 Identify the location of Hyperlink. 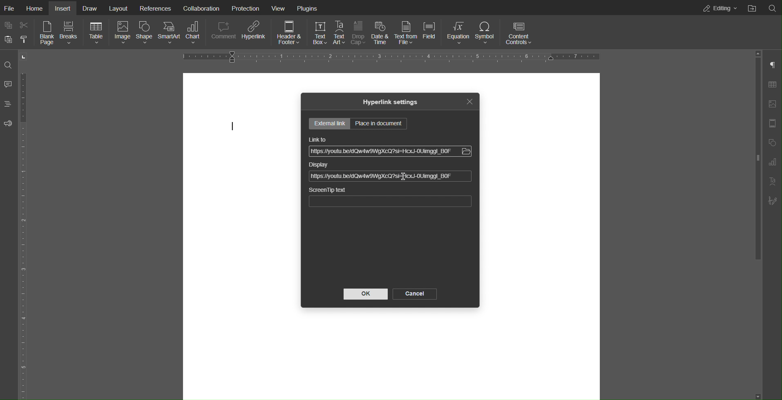
(254, 33).